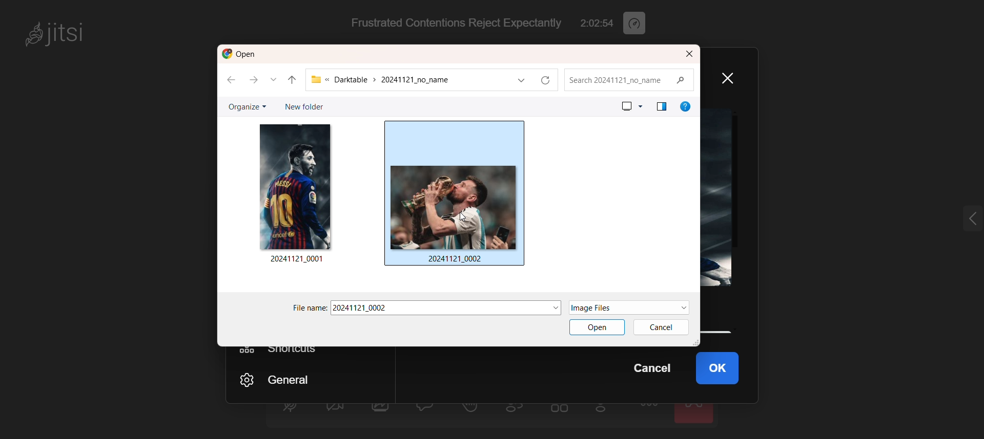  What do you see at coordinates (682, 307) in the screenshot?
I see `dropdown` at bounding box center [682, 307].